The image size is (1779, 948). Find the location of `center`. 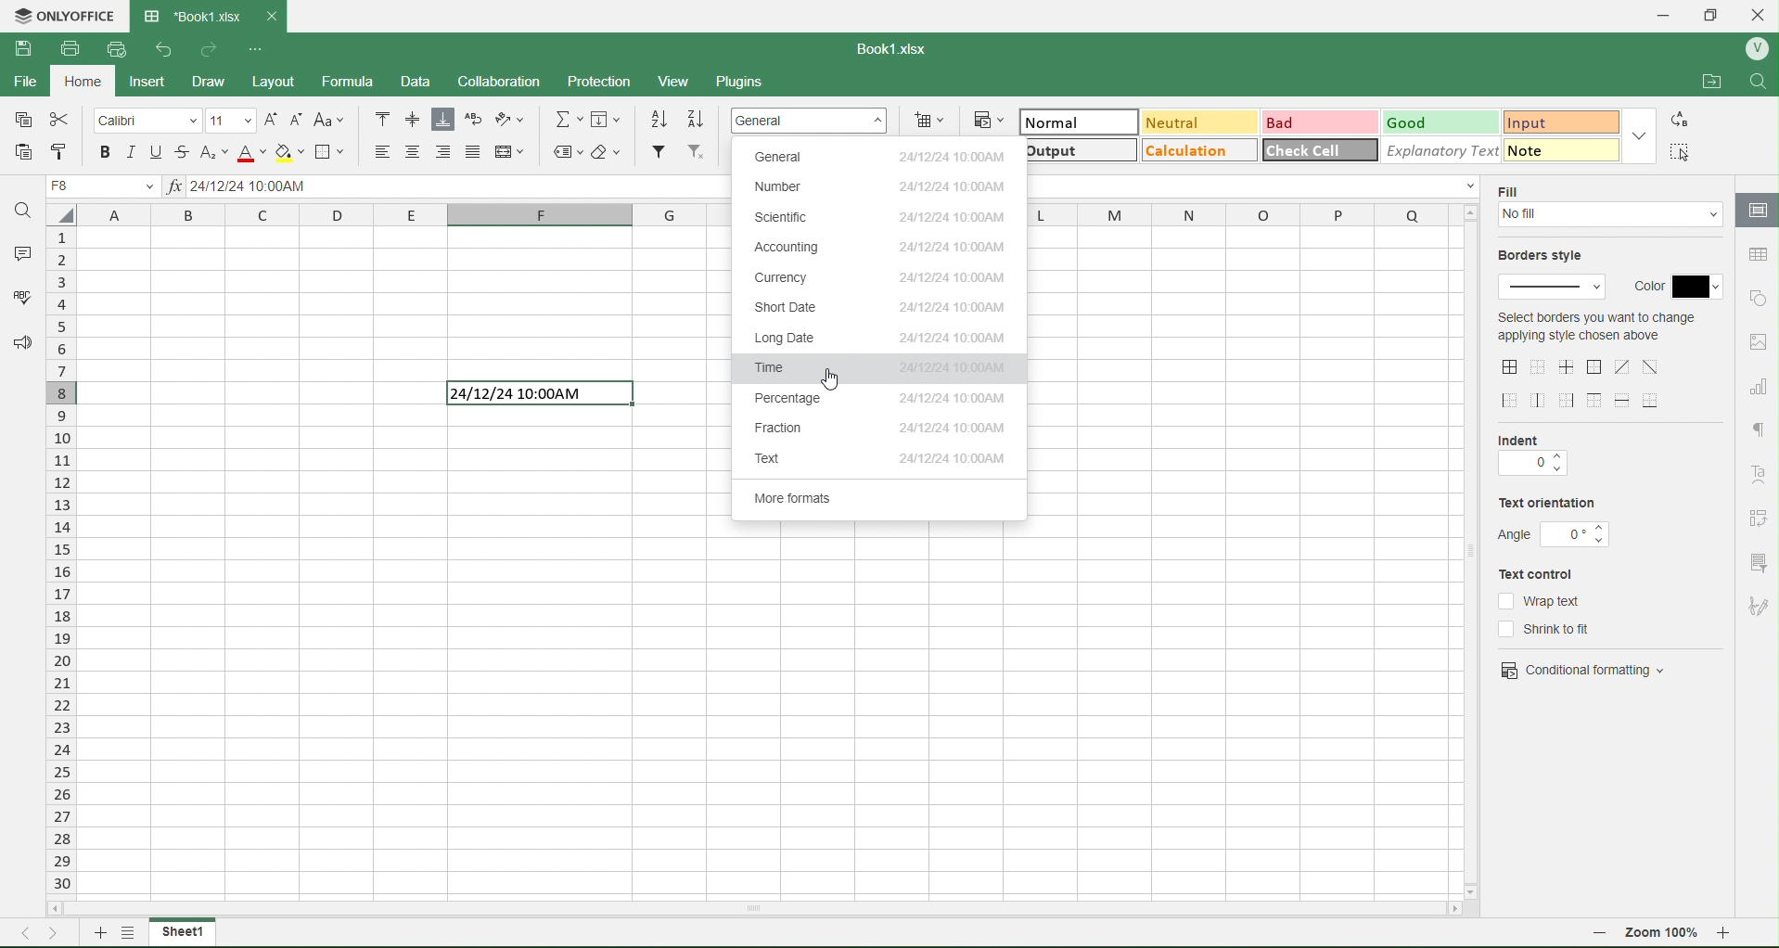

center is located at coordinates (1622, 366).